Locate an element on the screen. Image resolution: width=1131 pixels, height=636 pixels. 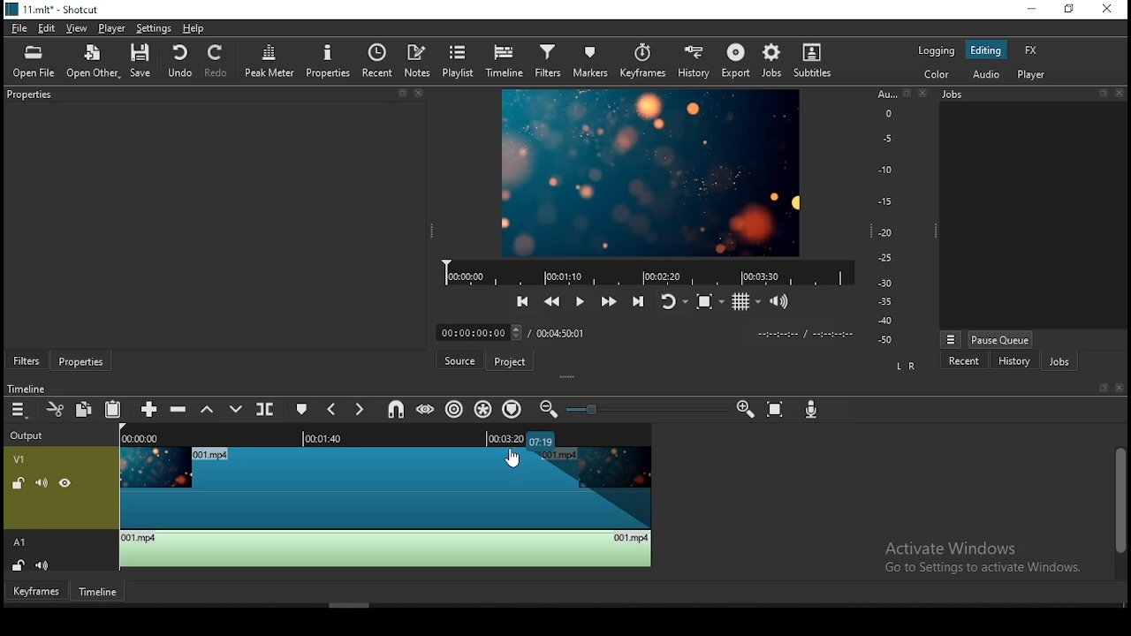
toggle zoom is located at coordinates (707, 305).